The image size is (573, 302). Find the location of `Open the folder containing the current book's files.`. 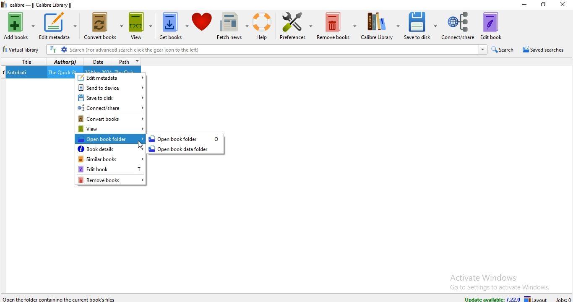

Open the folder containing the current book's files. is located at coordinates (62, 297).